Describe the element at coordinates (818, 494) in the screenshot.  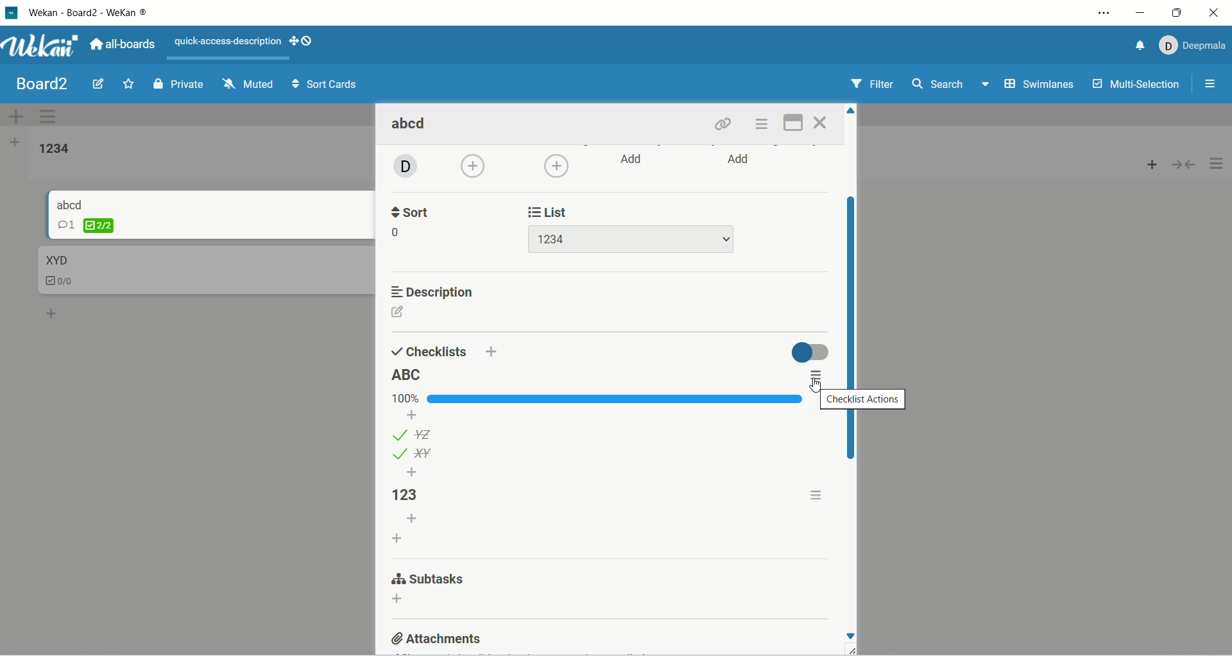
I see `options` at that location.